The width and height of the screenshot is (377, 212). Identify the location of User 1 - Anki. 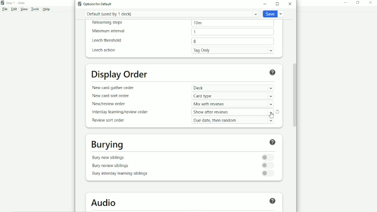
(16, 3).